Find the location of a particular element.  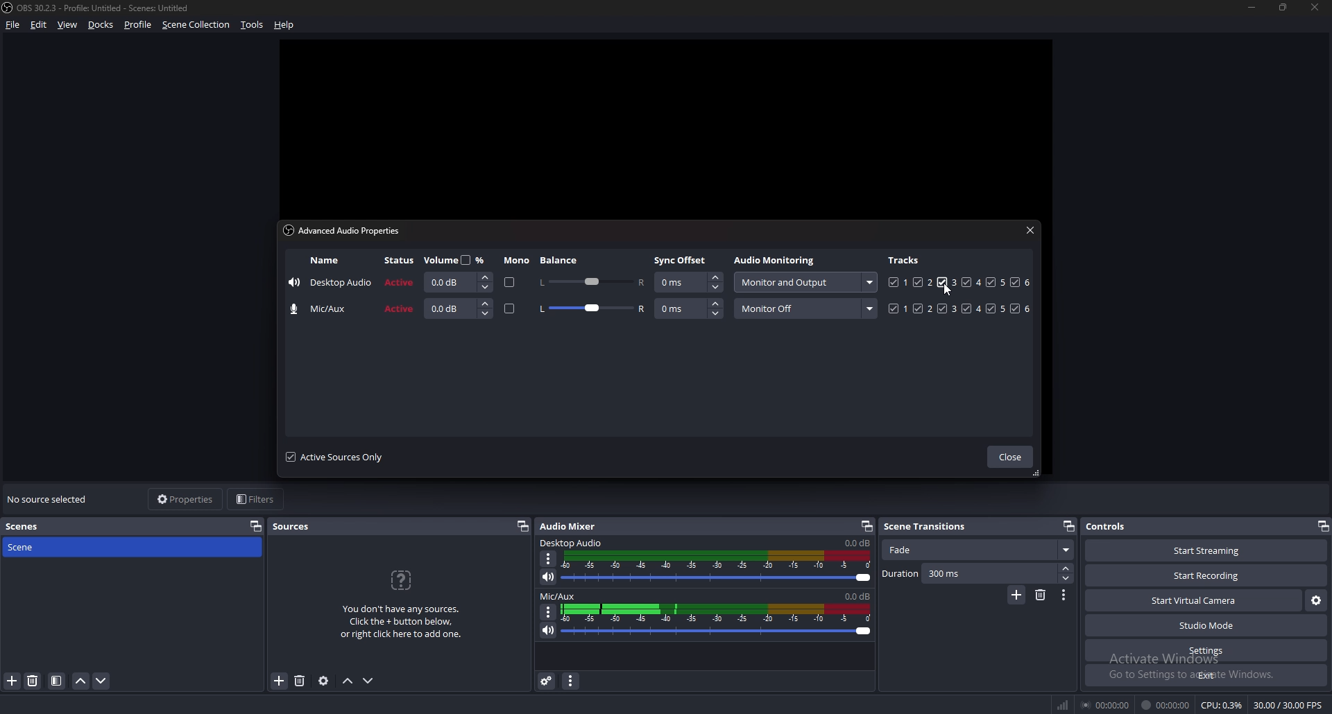

delete scene is located at coordinates (34, 681).